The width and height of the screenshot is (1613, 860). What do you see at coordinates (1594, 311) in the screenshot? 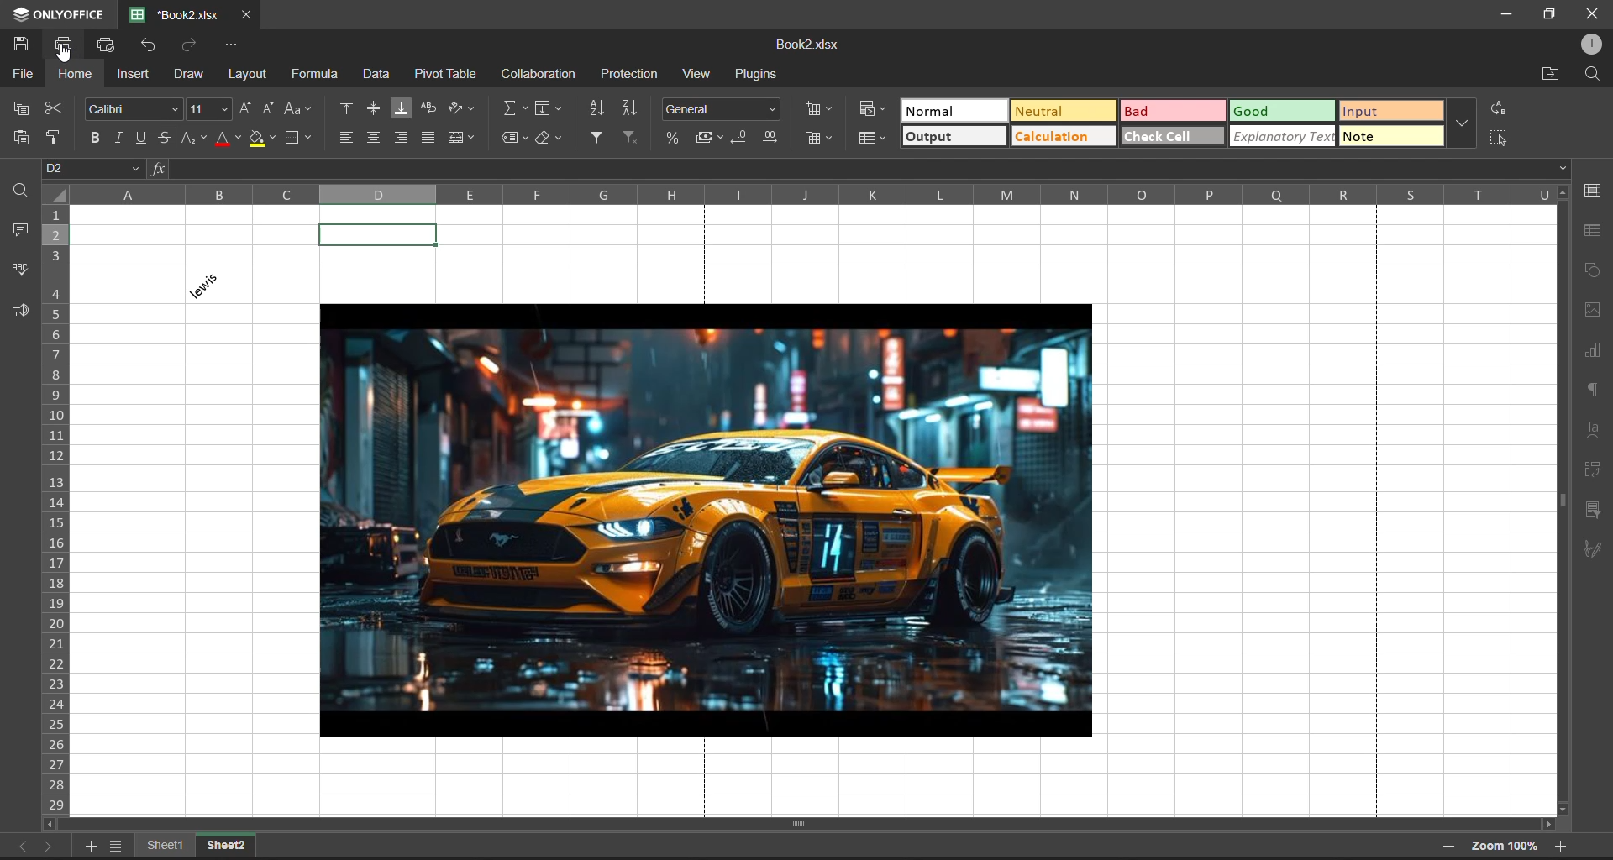
I see `images` at bounding box center [1594, 311].